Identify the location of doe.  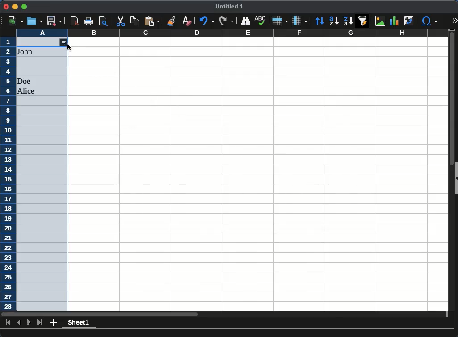
(24, 81).